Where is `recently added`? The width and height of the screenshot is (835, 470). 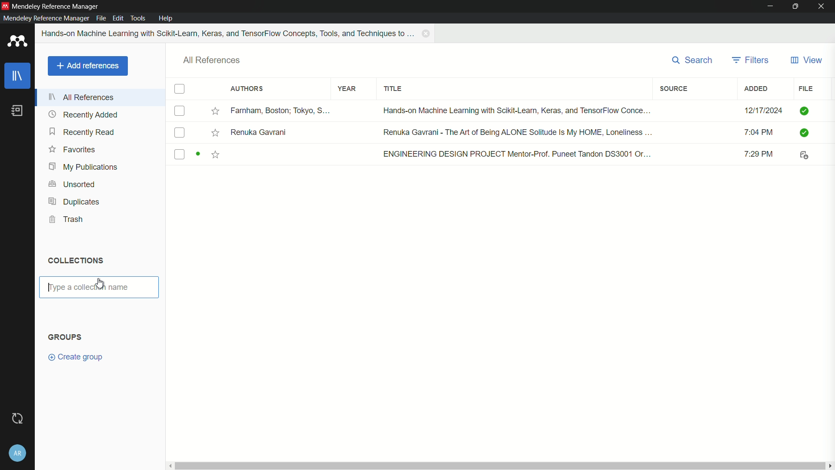 recently added is located at coordinates (83, 114).